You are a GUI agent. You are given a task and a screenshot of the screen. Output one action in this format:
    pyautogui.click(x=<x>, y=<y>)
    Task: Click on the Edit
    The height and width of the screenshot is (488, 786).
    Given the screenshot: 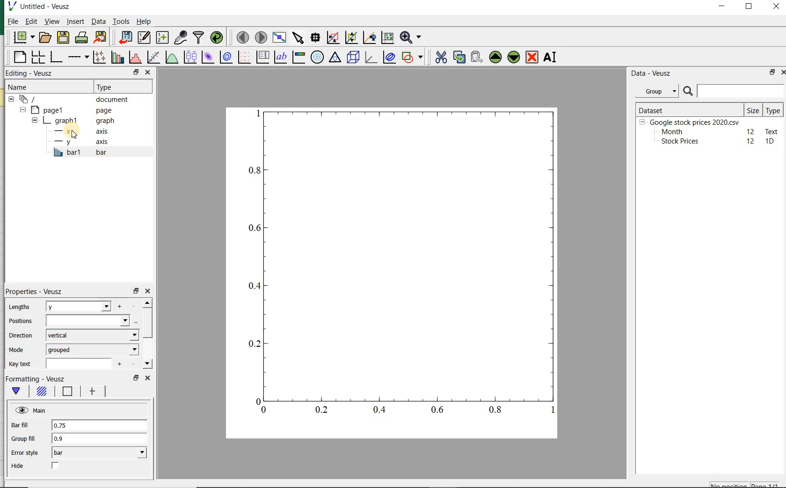 What is the action you would take?
    pyautogui.click(x=30, y=21)
    